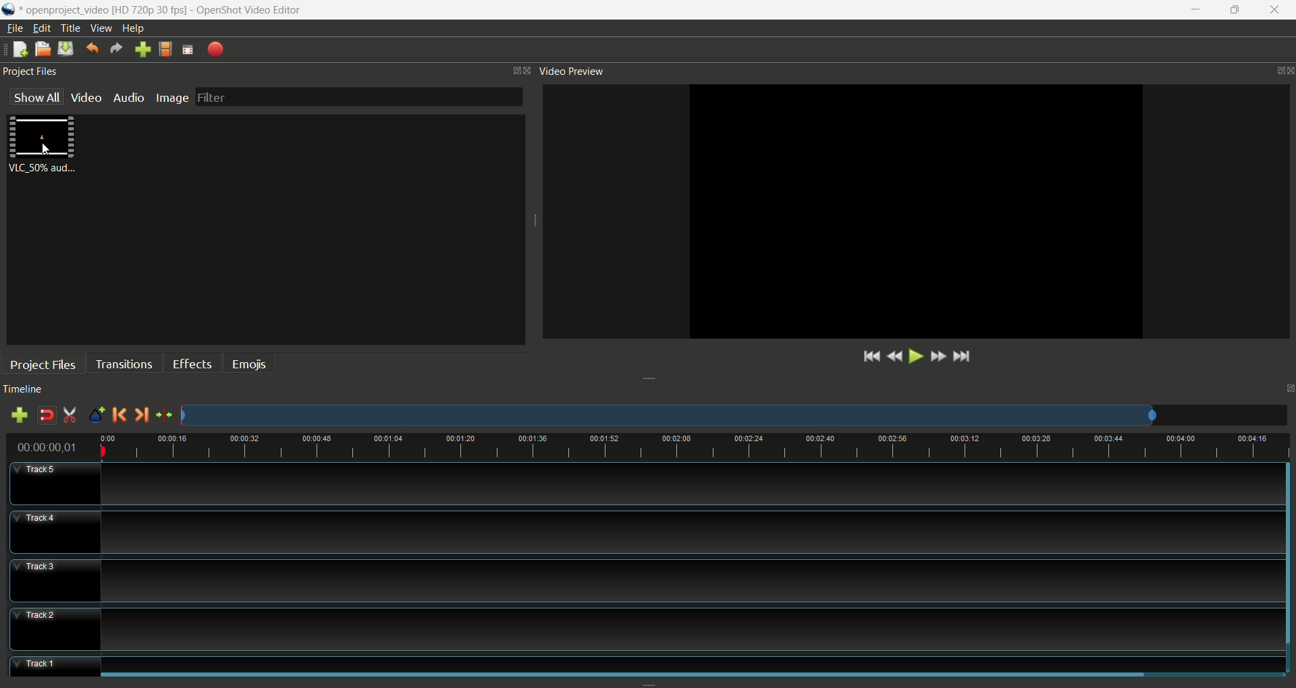 This screenshot has width=1296, height=688. I want to click on save project, so click(65, 48).